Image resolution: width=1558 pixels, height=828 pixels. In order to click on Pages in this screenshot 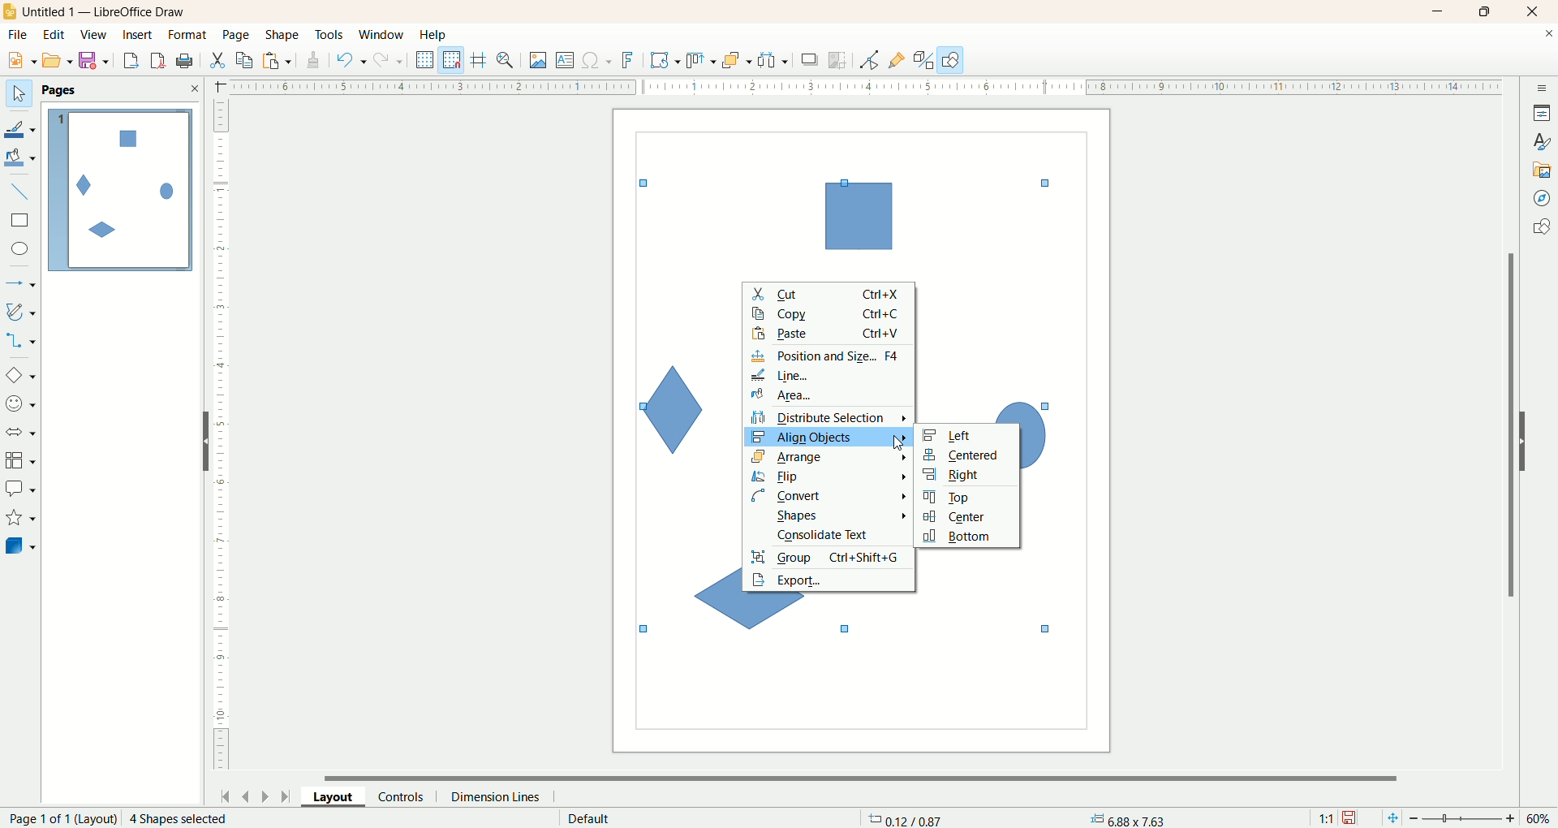, I will do `click(62, 91)`.